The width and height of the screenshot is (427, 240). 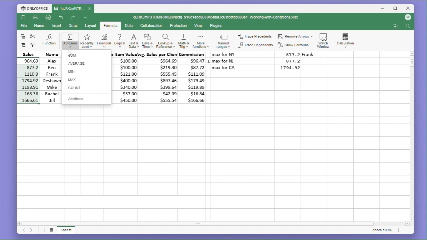 What do you see at coordinates (409, 27) in the screenshot?
I see `find` at bounding box center [409, 27].